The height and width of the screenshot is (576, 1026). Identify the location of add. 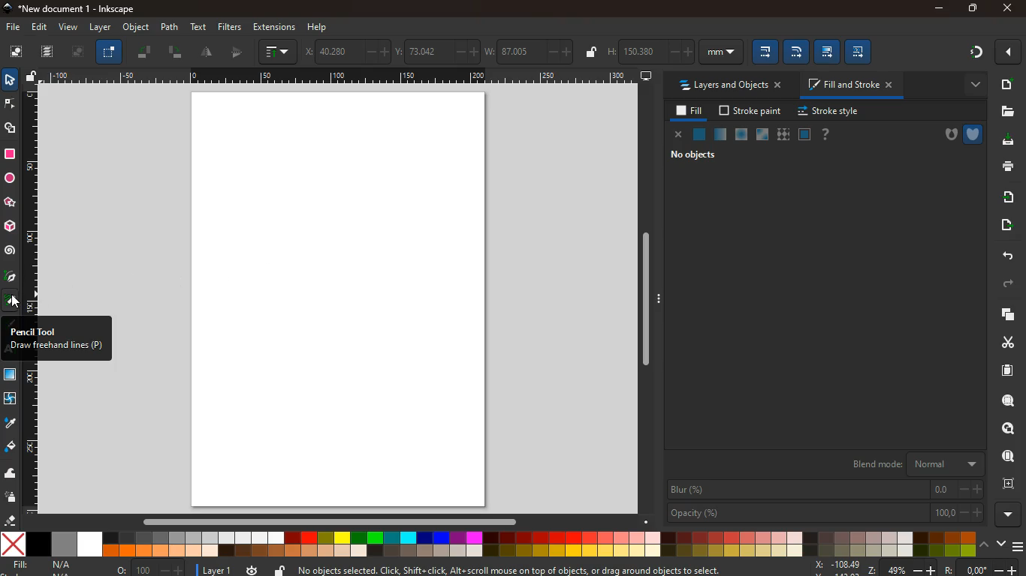
(1006, 84).